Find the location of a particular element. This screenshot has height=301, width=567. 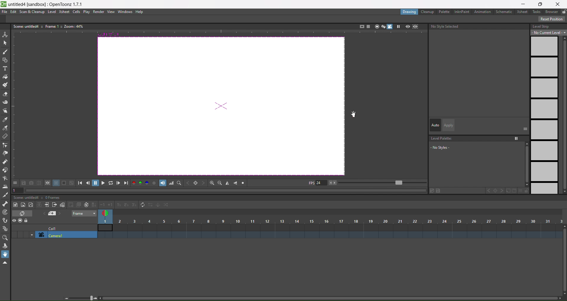

reset view is located at coordinates (244, 183).